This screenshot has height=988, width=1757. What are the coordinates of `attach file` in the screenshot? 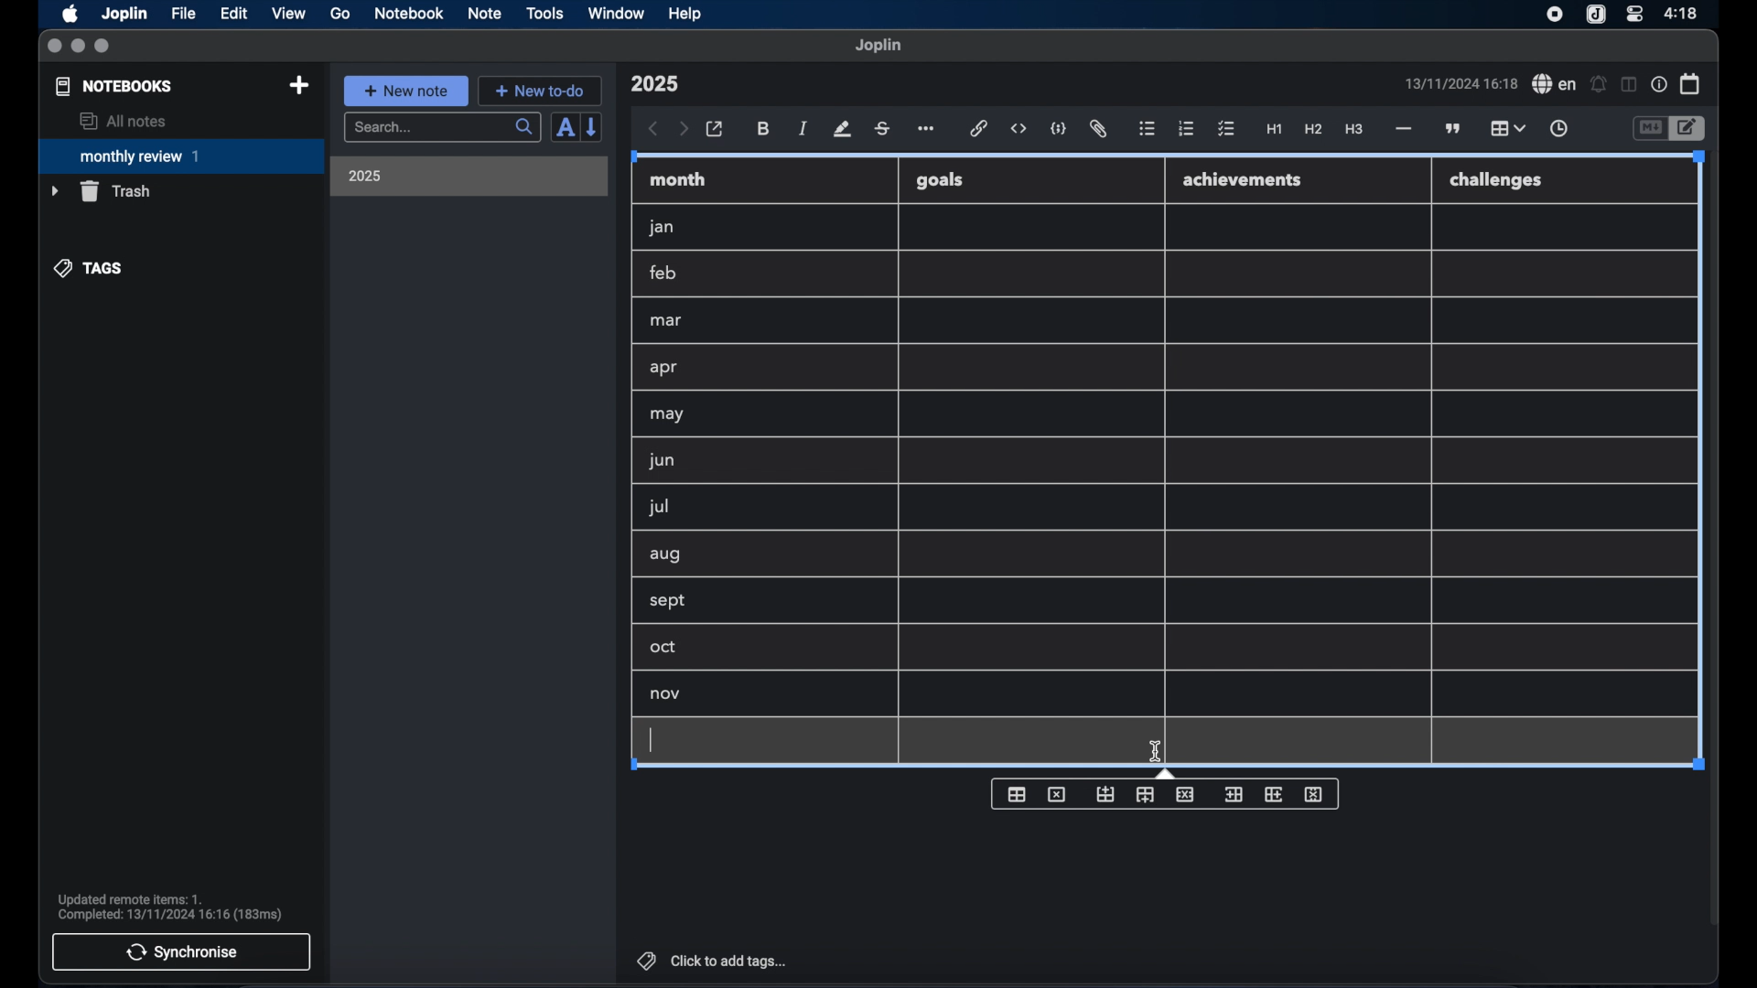 It's located at (1098, 129).